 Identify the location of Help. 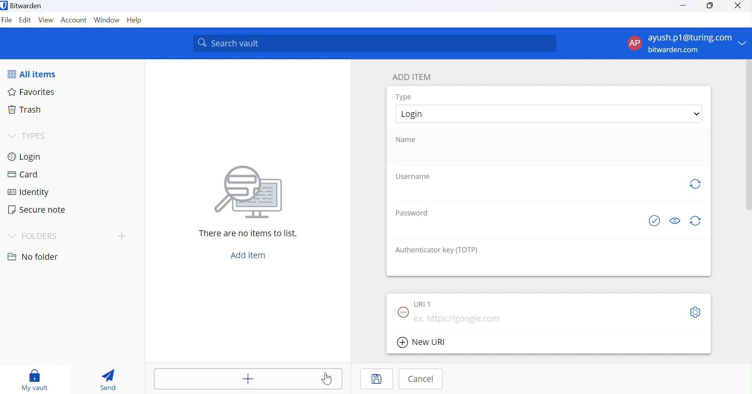
(136, 20).